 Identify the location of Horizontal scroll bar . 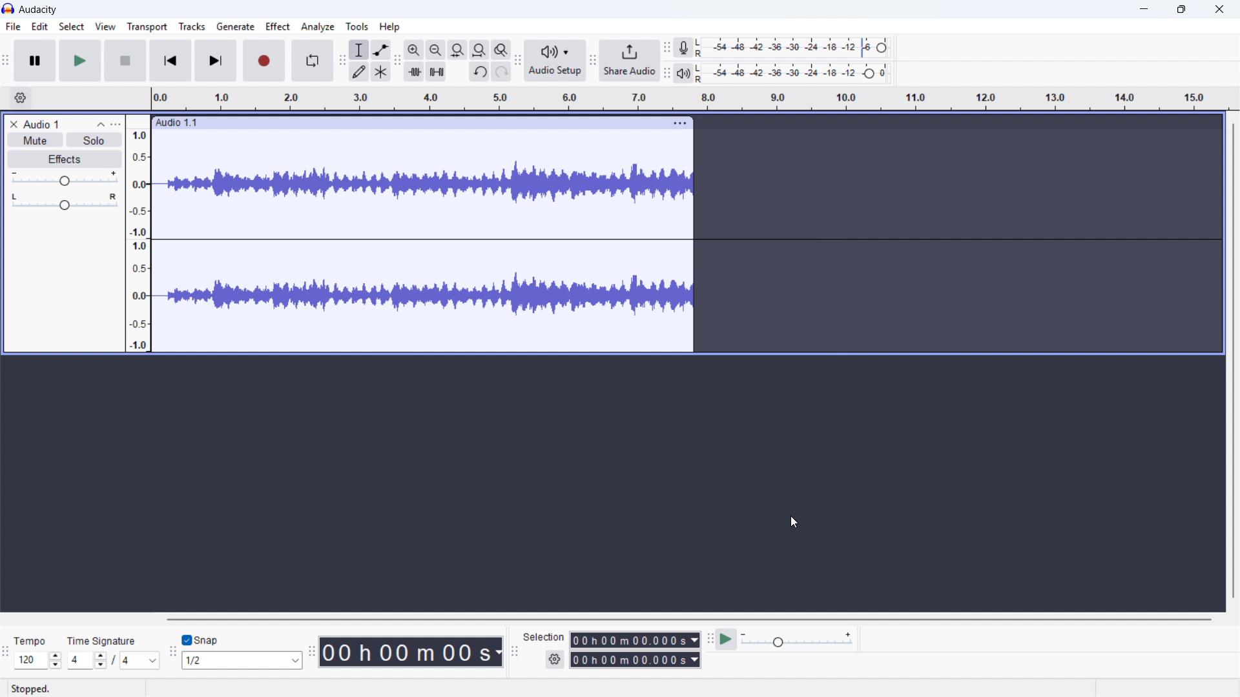
(687, 620).